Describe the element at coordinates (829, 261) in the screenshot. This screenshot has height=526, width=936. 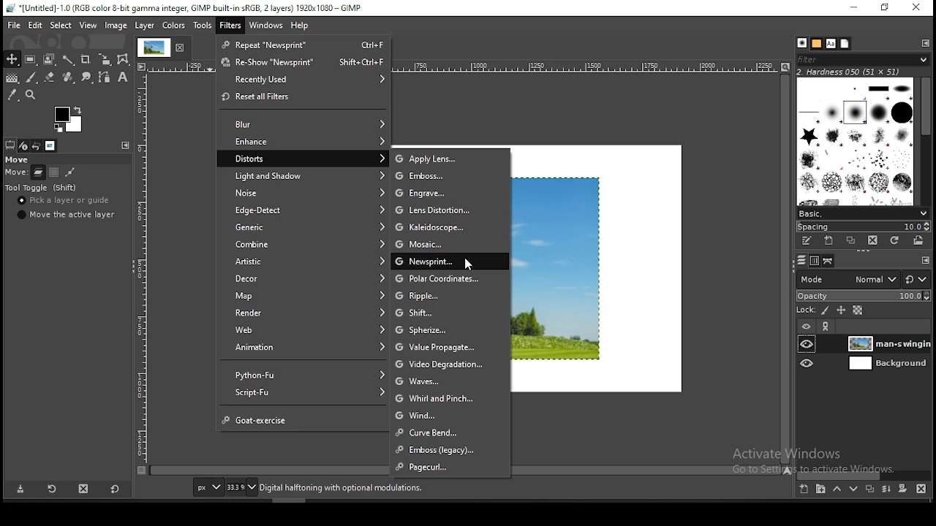
I see `paths` at that location.